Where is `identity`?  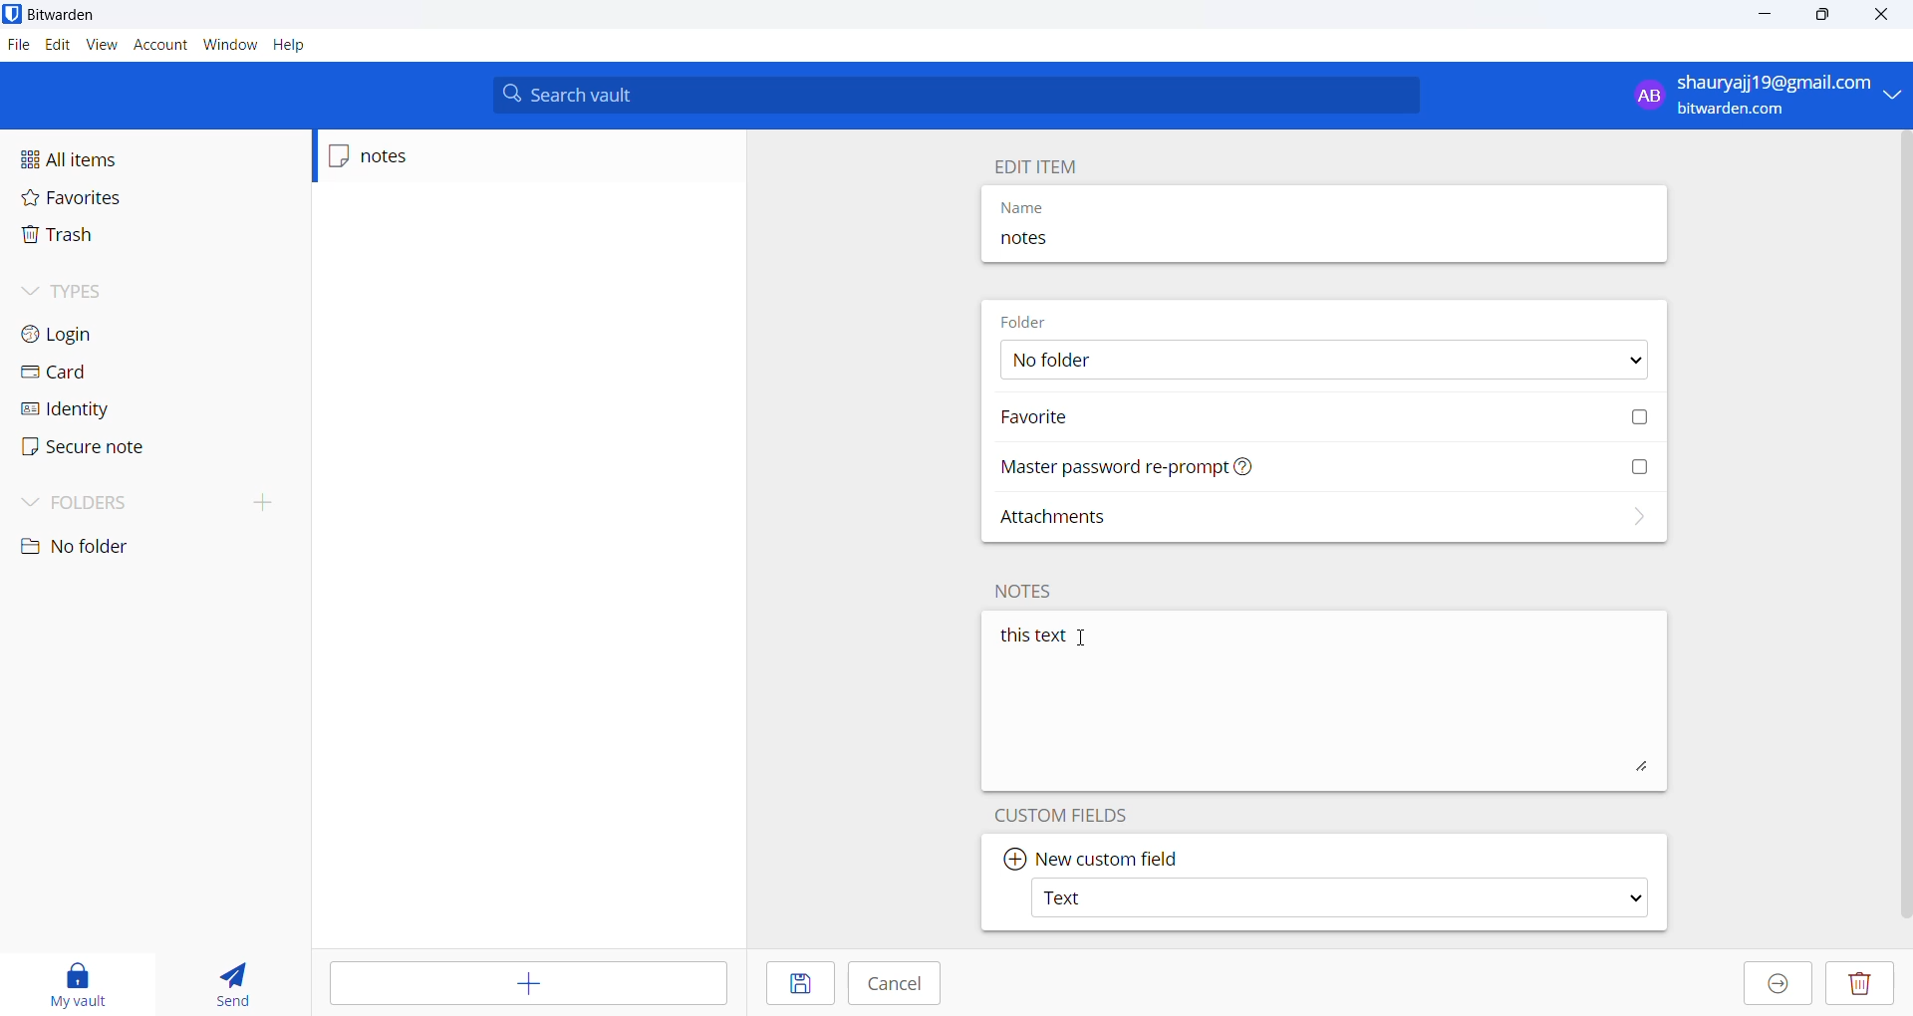 identity is located at coordinates (91, 413).